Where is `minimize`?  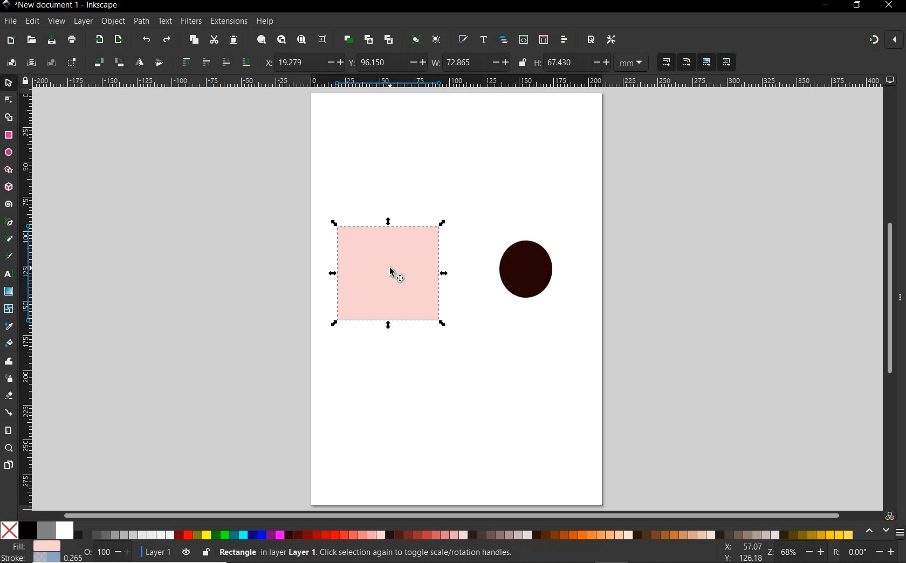
minimize is located at coordinates (827, 4).